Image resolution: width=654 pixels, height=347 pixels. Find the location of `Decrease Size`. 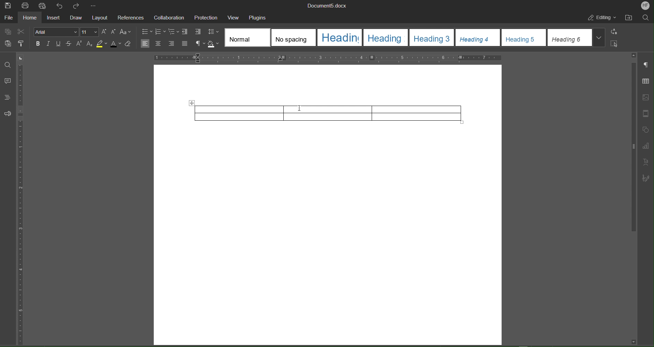

Decrease Size is located at coordinates (113, 32).